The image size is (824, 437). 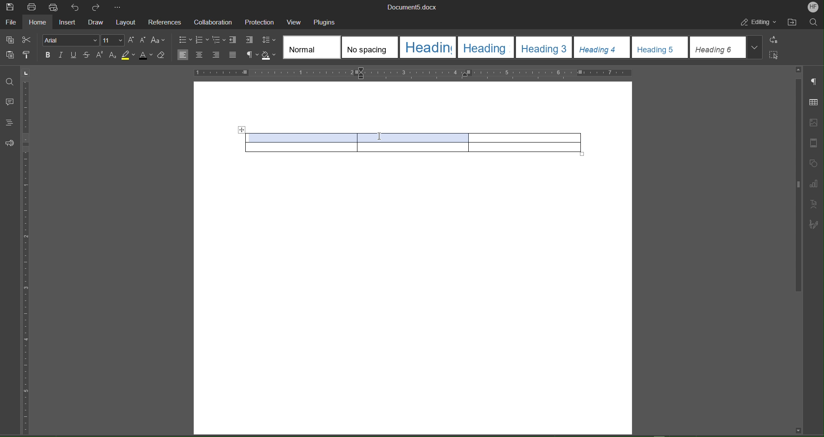 I want to click on page orientation, so click(x=26, y=73).